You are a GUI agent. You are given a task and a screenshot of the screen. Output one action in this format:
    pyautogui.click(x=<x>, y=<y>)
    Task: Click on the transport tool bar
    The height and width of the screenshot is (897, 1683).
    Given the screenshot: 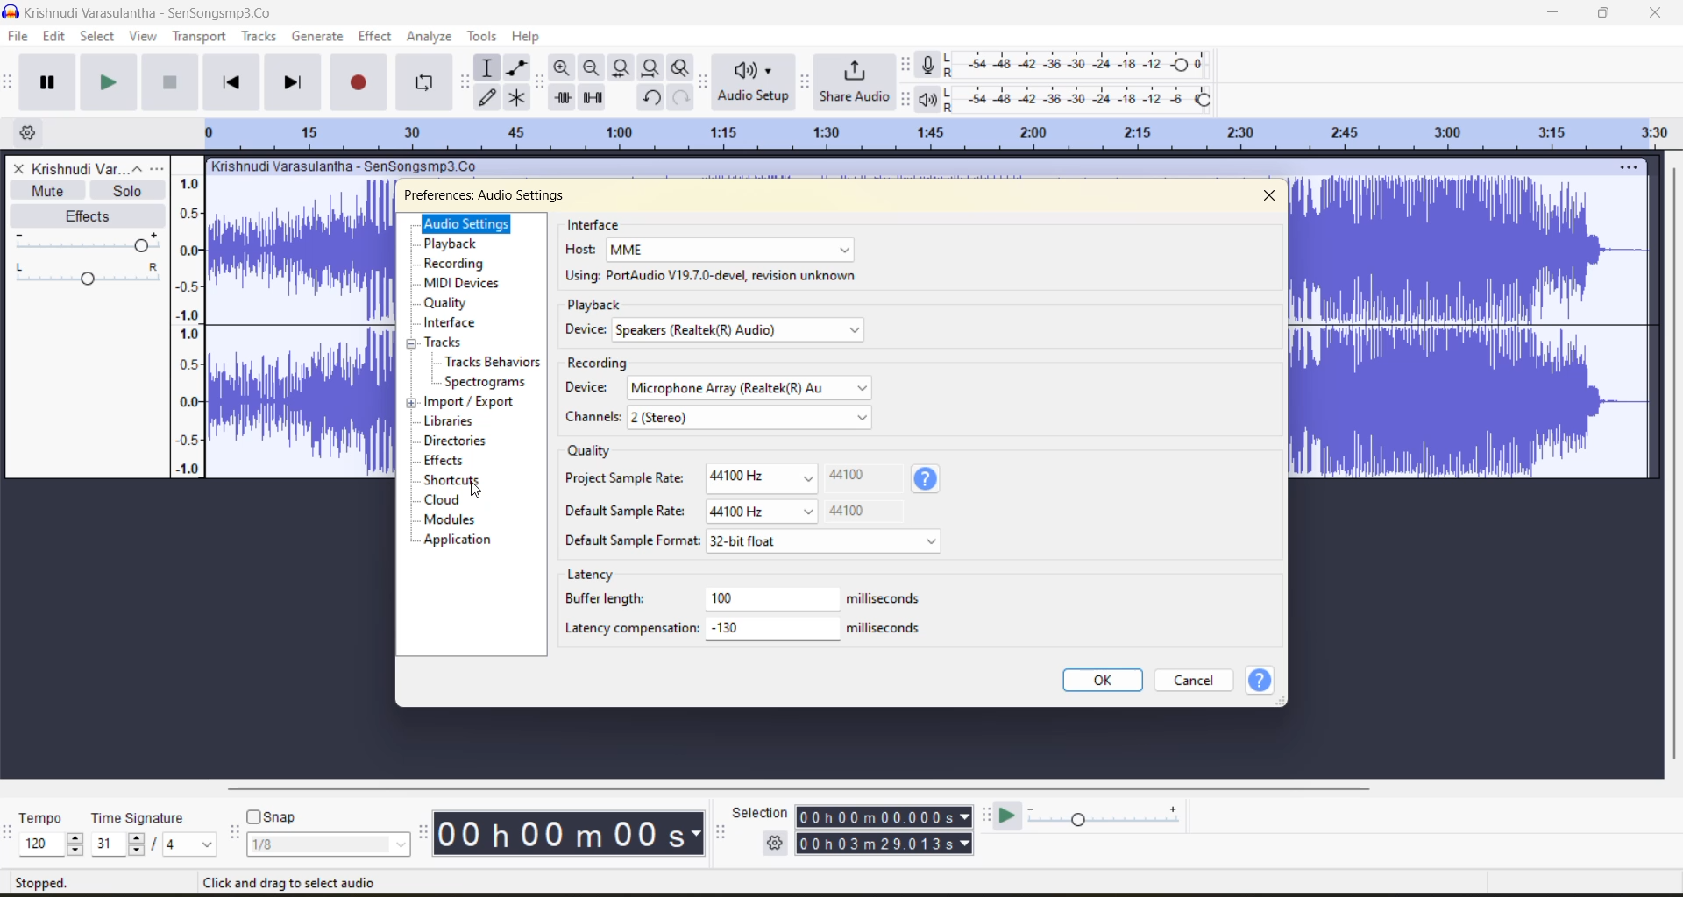 What is the action you would take?
    pyautogui.click(x=11, y=83)
    